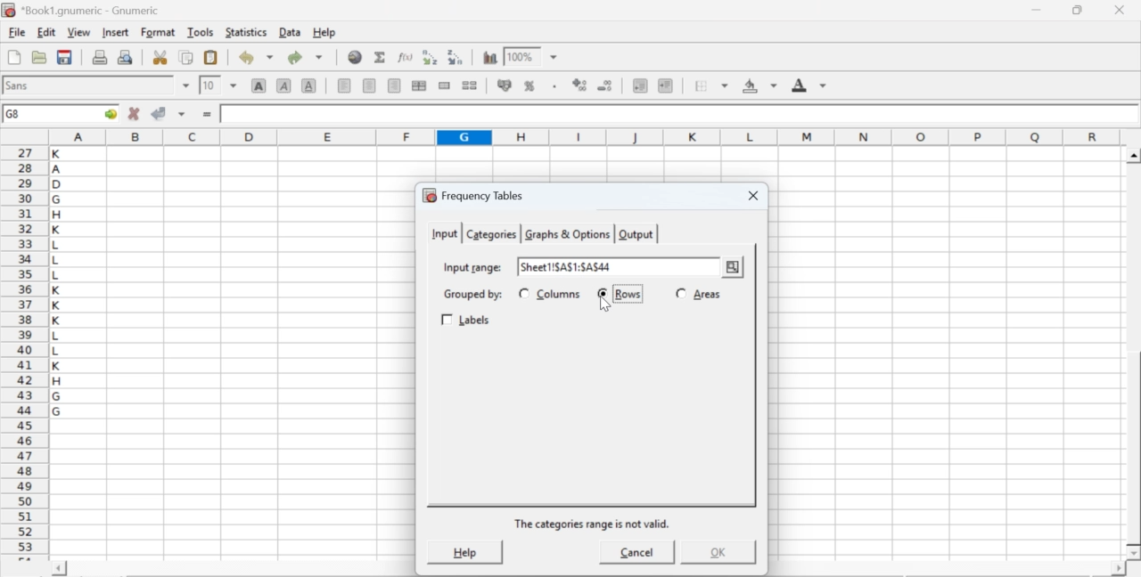 The height and width of the screenshot is (577, 1141). I want to click on 100%, so click(520, 56).